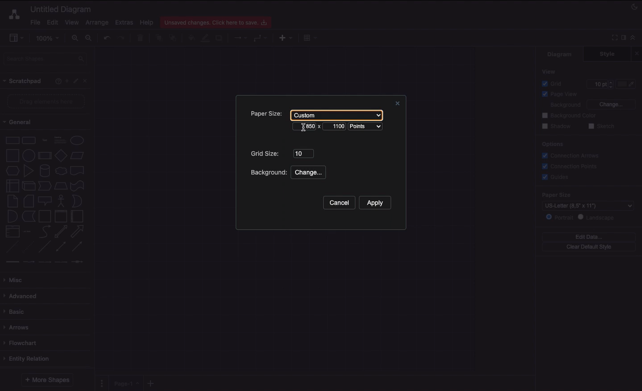  I want to click on Connection , so click(241, 38).